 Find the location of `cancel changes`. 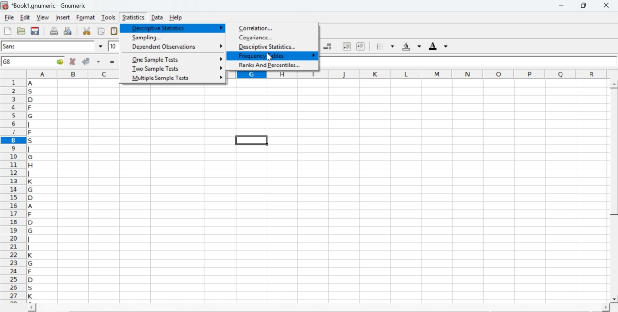

cancel changes is located at coordinates (73, 61).